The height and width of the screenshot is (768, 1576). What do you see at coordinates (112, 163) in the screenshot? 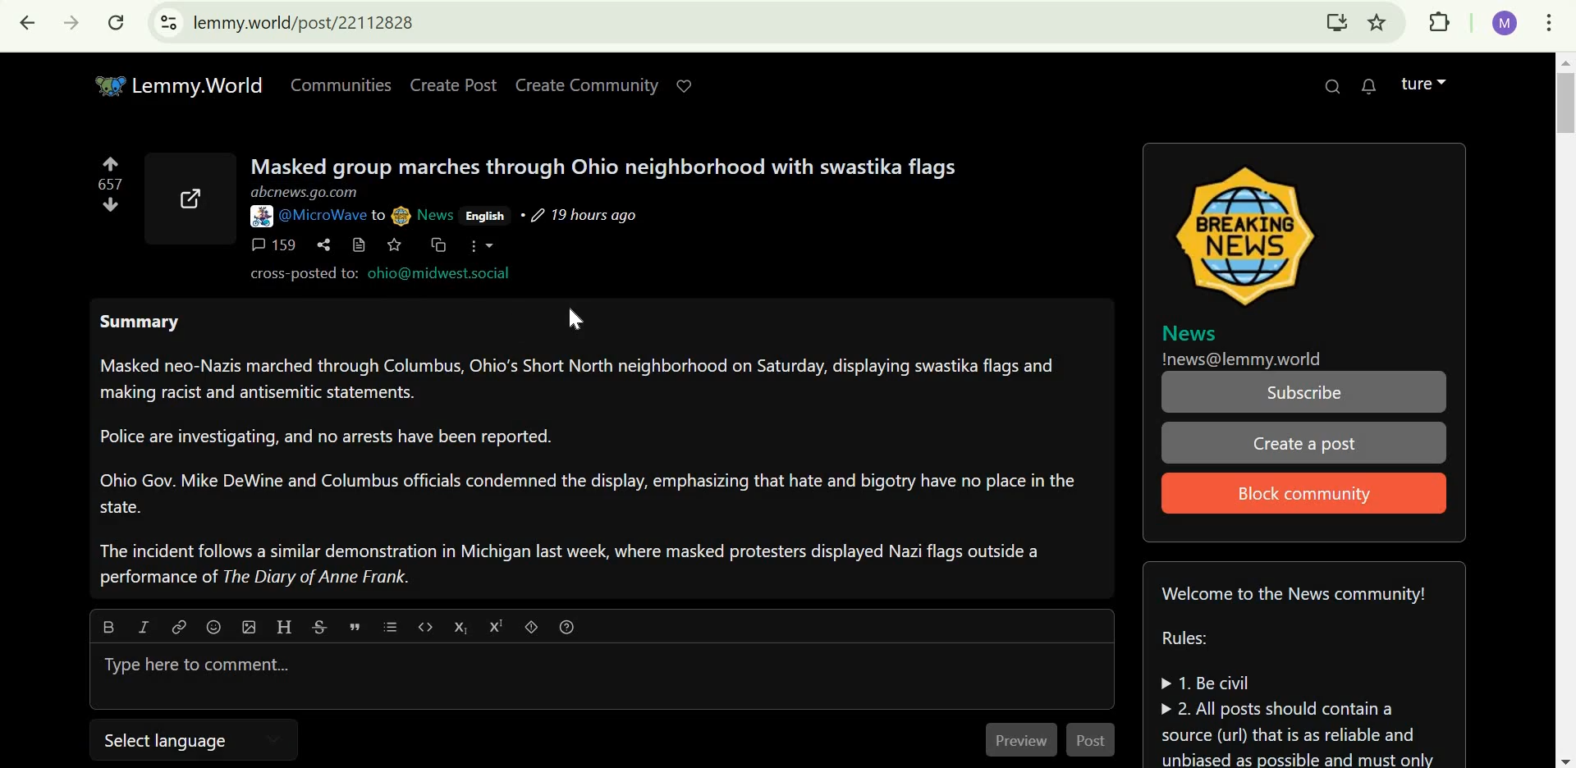
I see `upvote` at bounding box center [112, 163].